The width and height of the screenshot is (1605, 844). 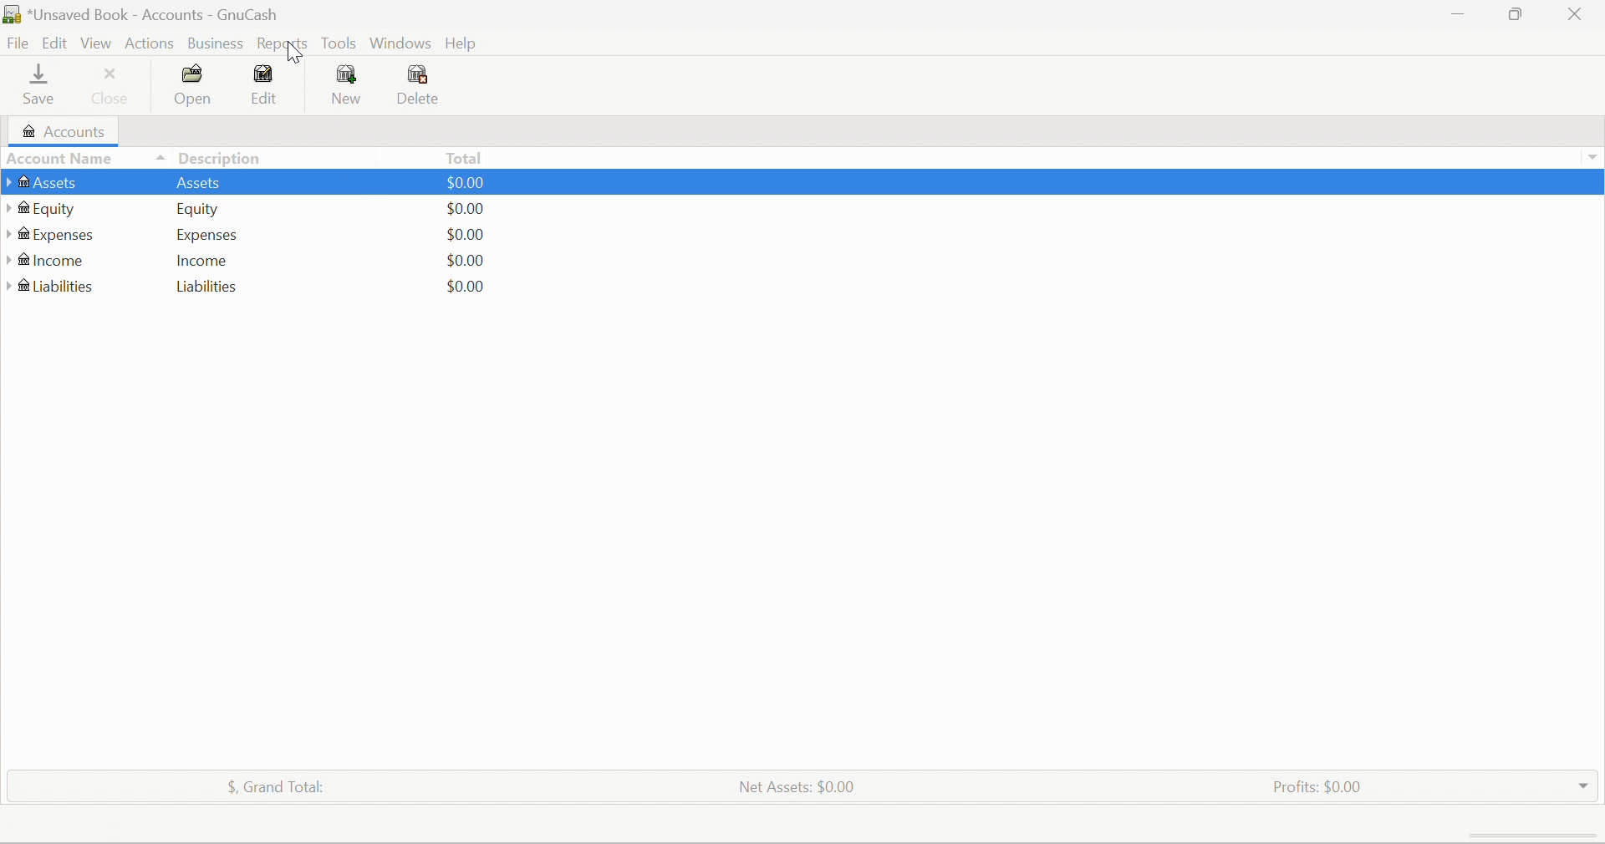 I want to click on New, so click(x=352, y=85).